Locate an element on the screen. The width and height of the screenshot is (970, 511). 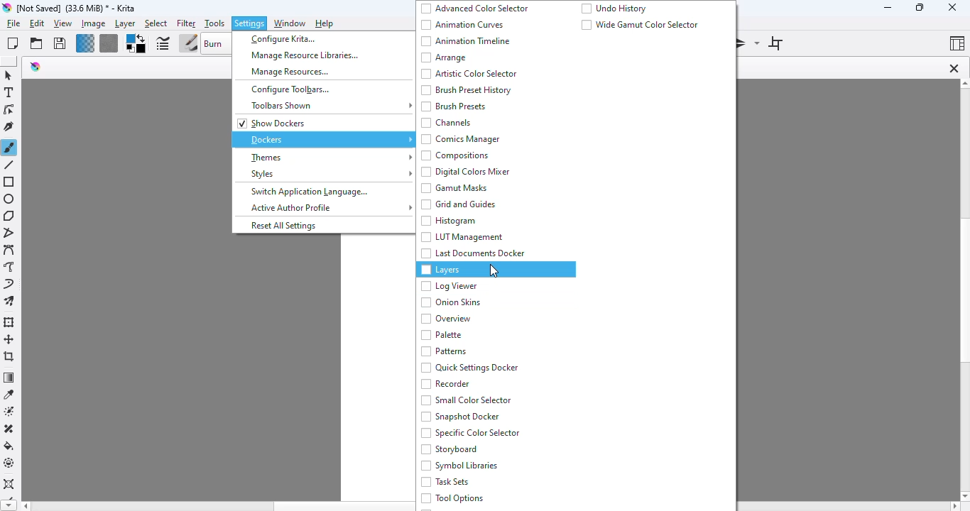
calligraphy is located at coordinates (9, 126).